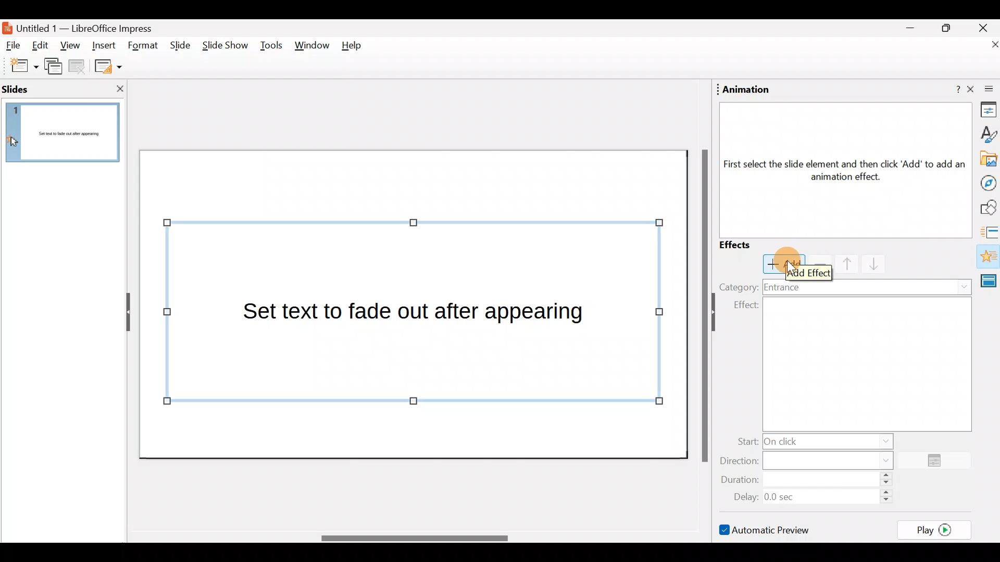  What do you see at coordinates (986, 159) in the screenshot?
I see `Gallery` at bounding box center [986, 159].